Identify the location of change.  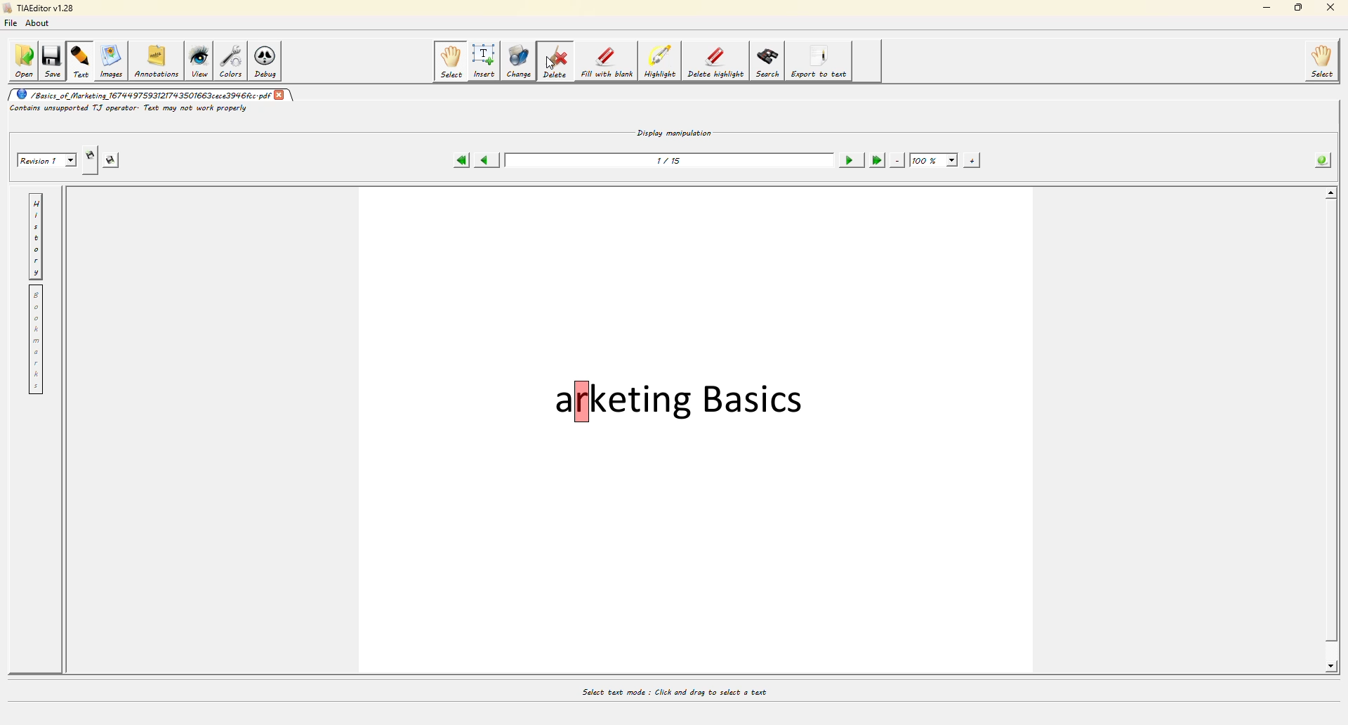
(520, 60).